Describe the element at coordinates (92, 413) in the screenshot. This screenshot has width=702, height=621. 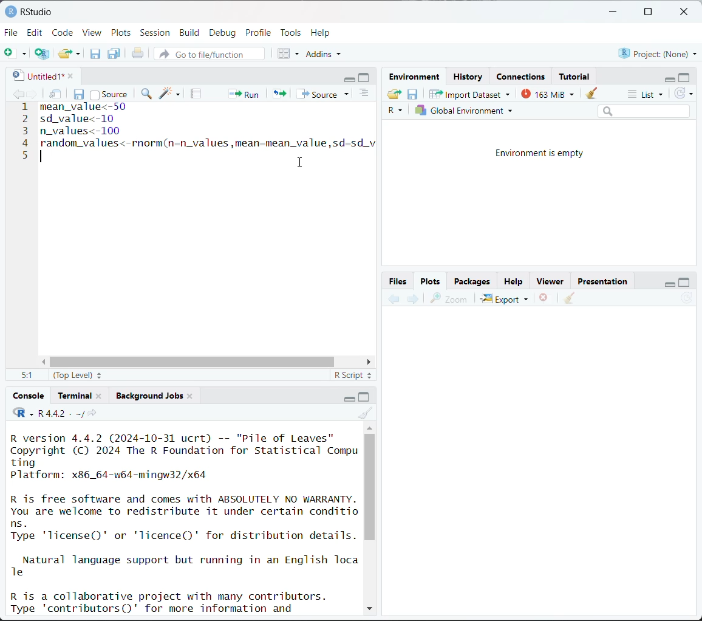
I see `view the current working directory` at that location.